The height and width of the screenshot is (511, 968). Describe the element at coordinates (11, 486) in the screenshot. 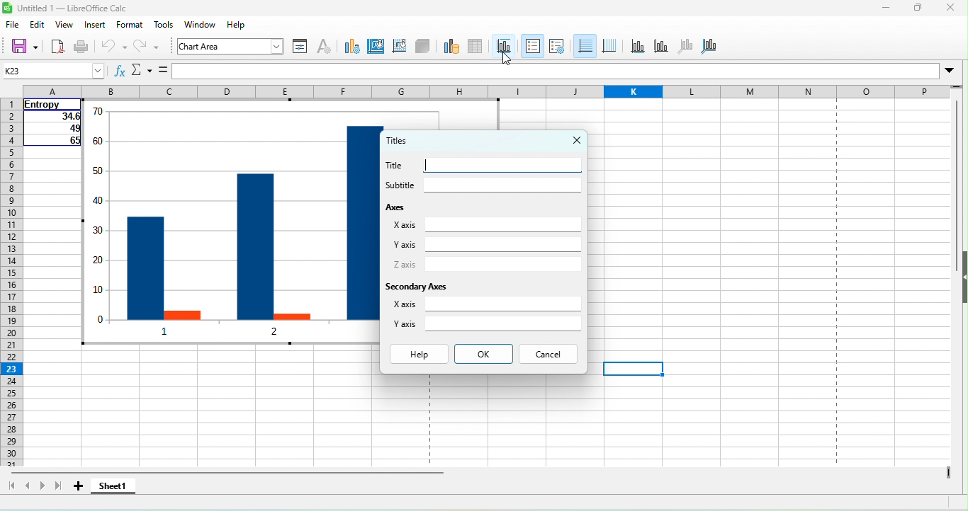

I see `scroll to first sheet` at that location.